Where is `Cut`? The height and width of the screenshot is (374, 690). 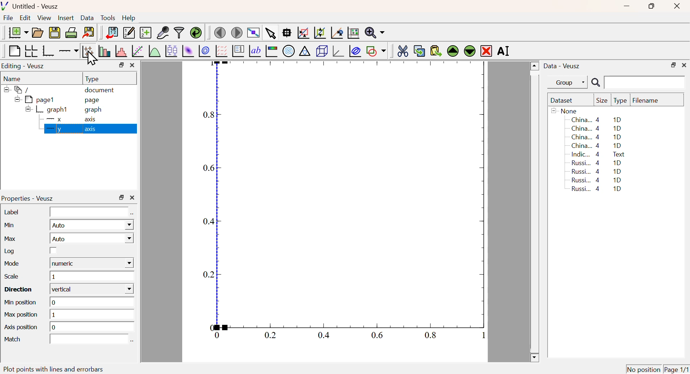 Cut is located at coordinates (402, 50).